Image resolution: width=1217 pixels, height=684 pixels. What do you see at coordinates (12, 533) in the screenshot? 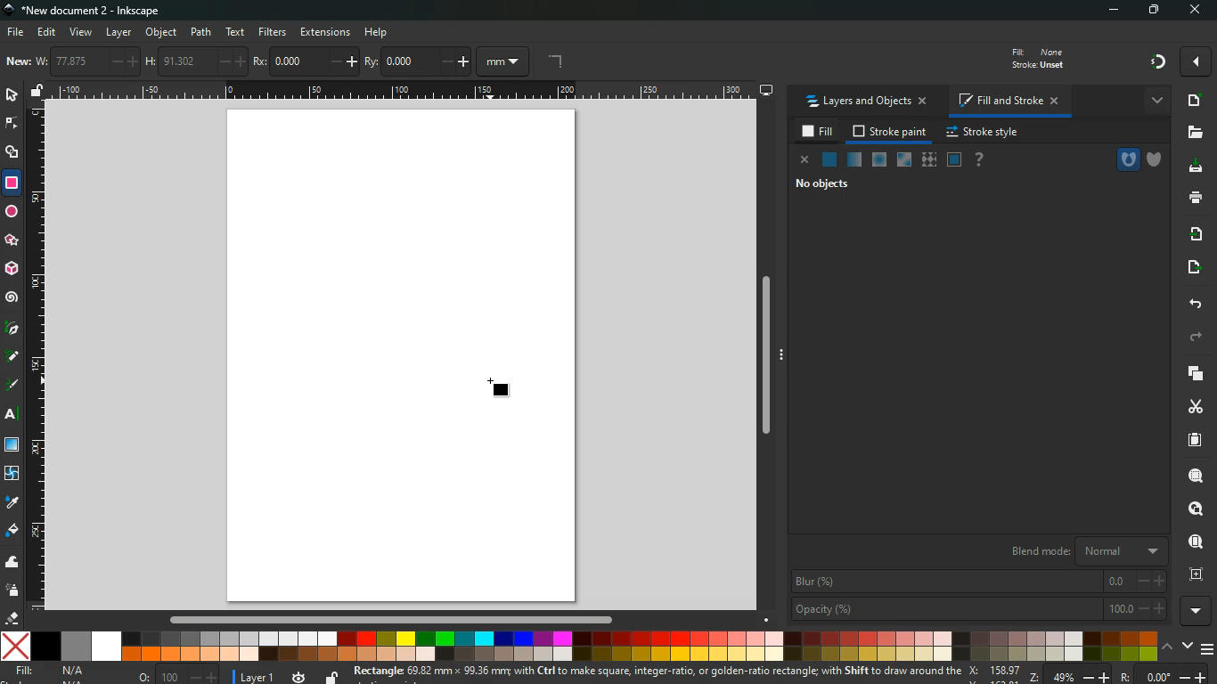
I see `fill` at bounding box center [12, 533].